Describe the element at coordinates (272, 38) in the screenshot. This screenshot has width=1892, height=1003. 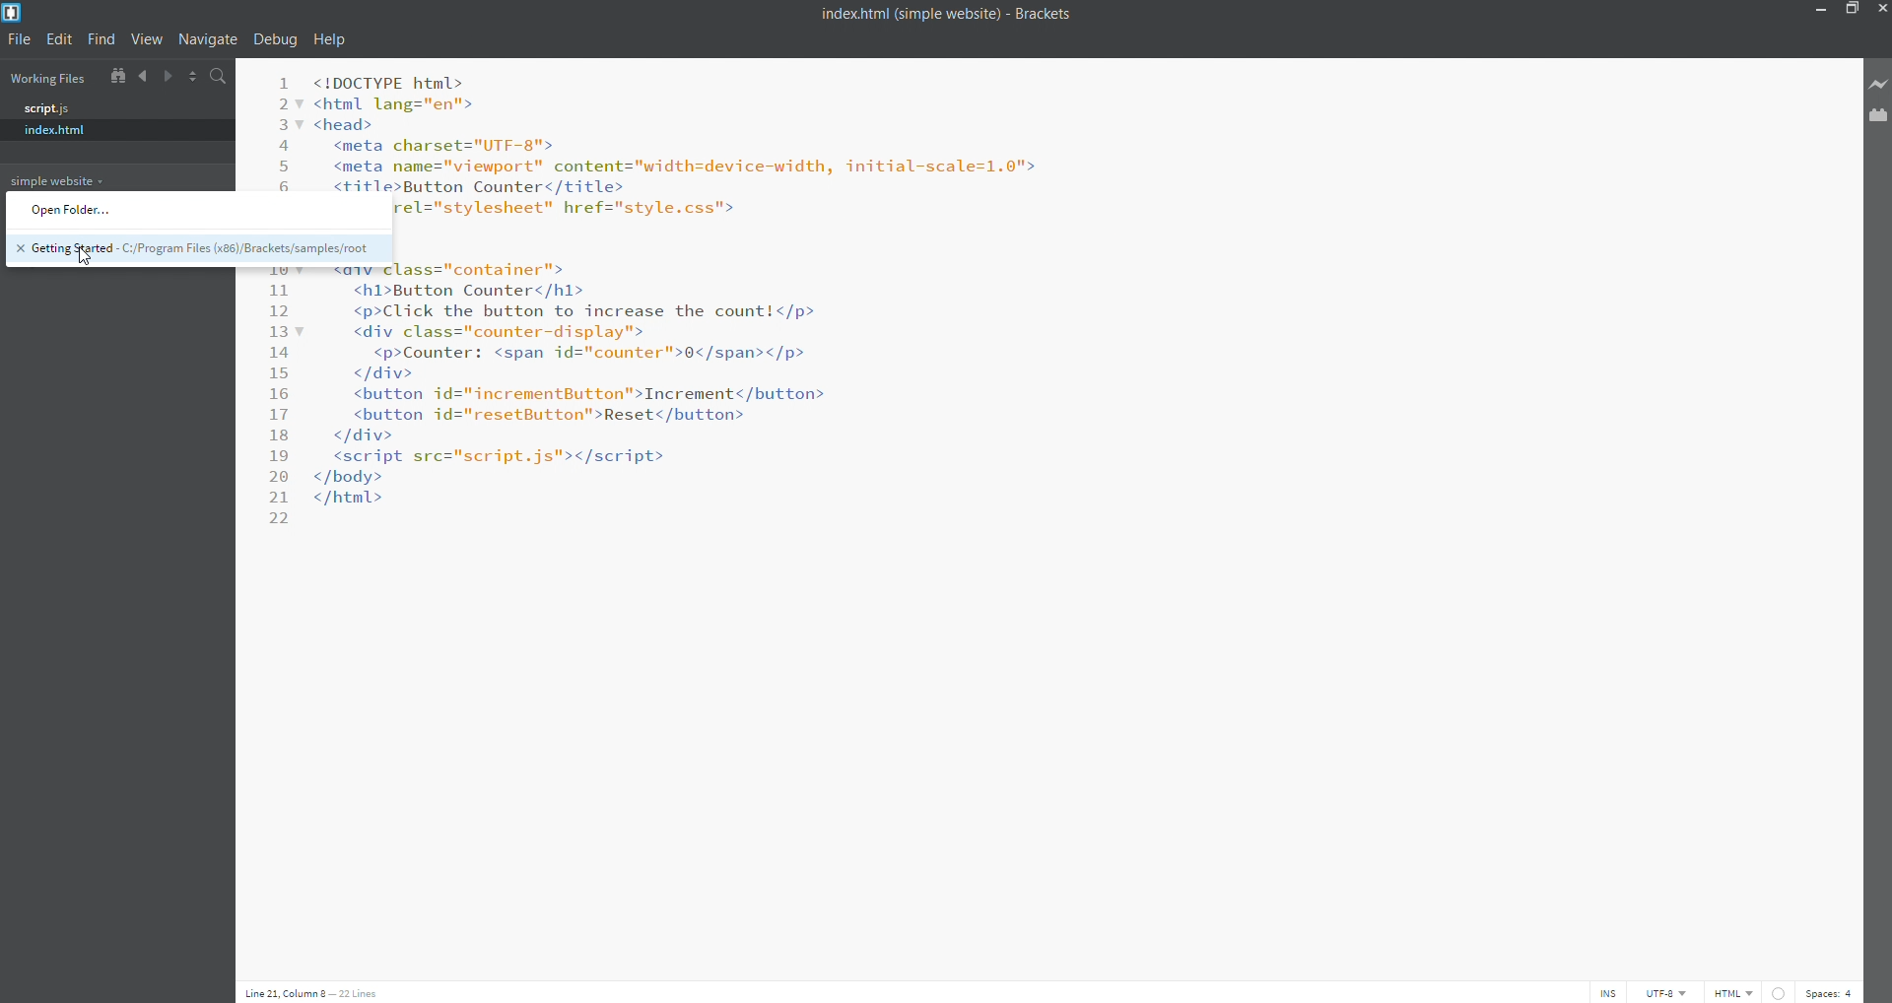
I see `debug` at that location.